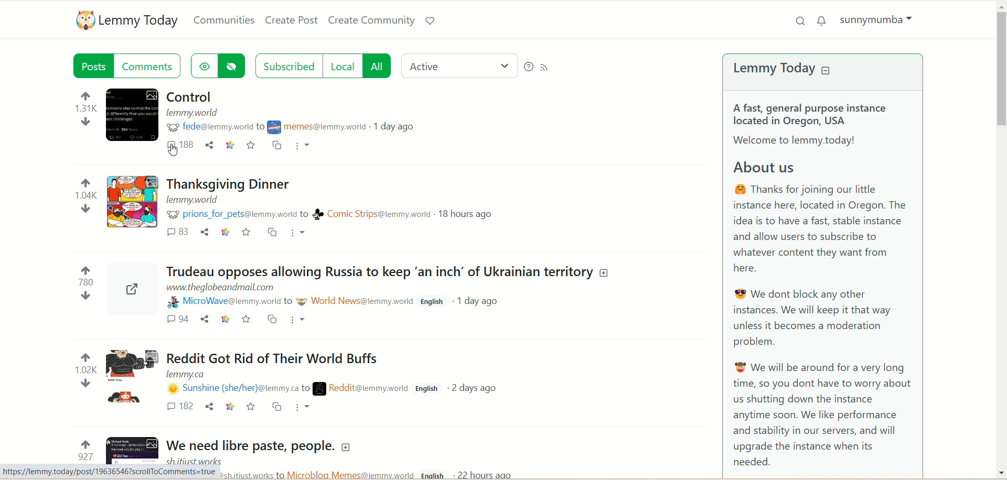  Describe the element at coordinates (827, 288) in the screenshot. I see `A brief about Lemmy Today` at that location.